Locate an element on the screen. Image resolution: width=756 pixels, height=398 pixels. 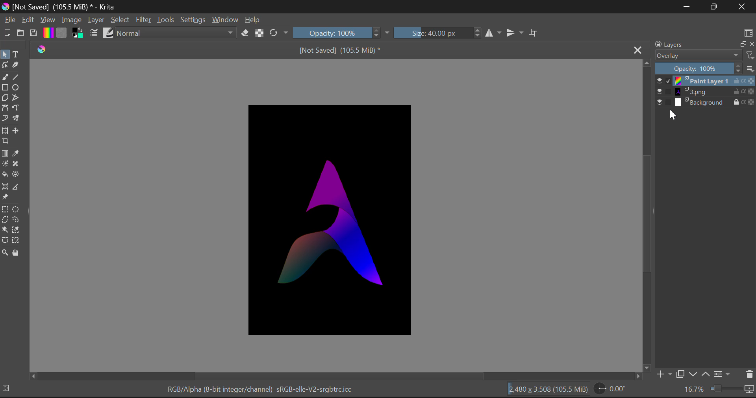
Delete Layer is located at coordinates (749, 375).